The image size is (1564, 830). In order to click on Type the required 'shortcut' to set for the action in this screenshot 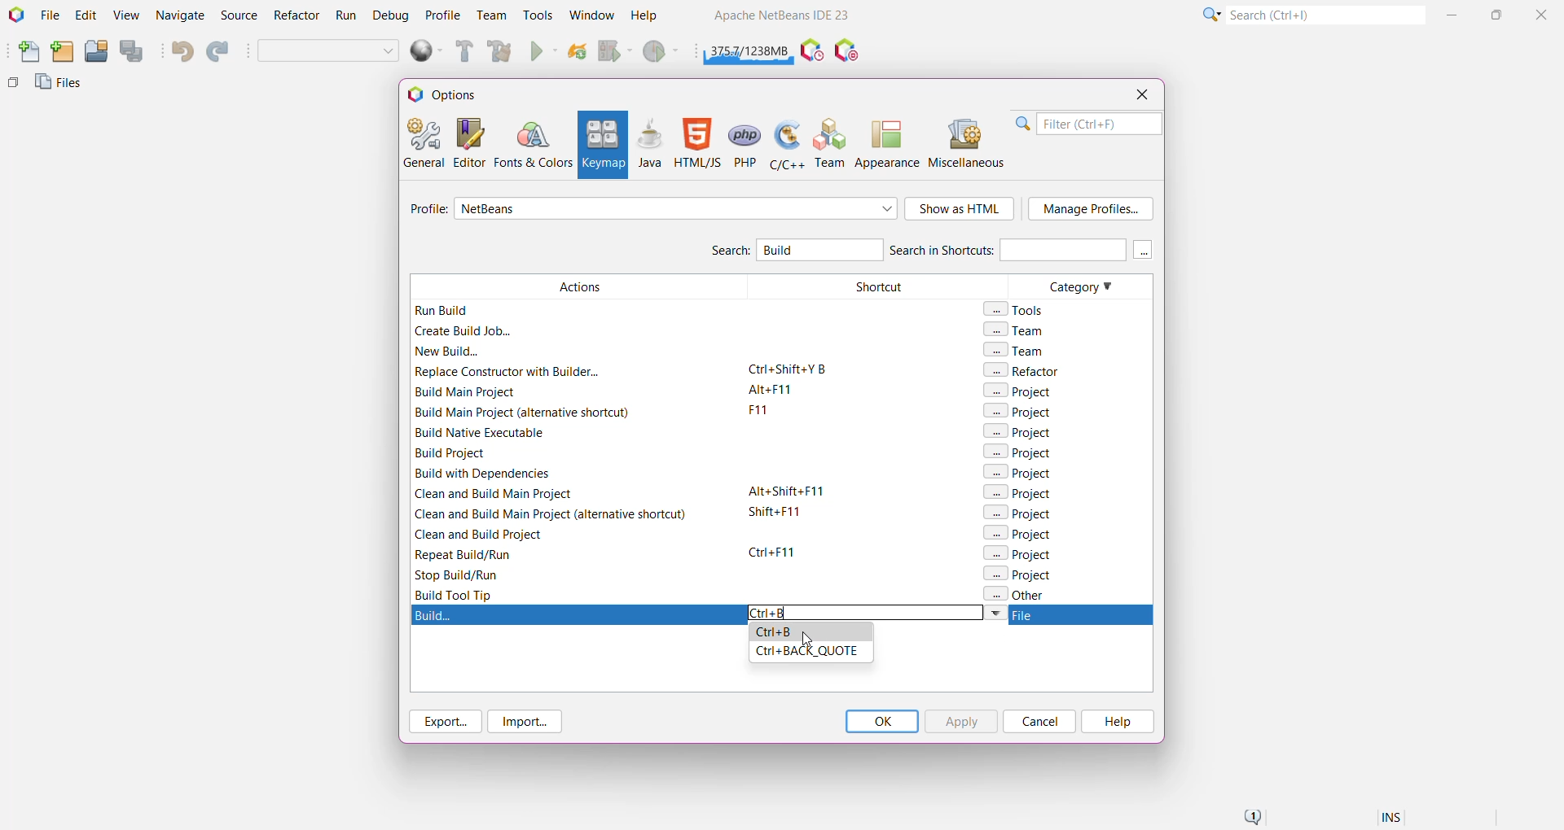, I will do `click(774, 614)`.